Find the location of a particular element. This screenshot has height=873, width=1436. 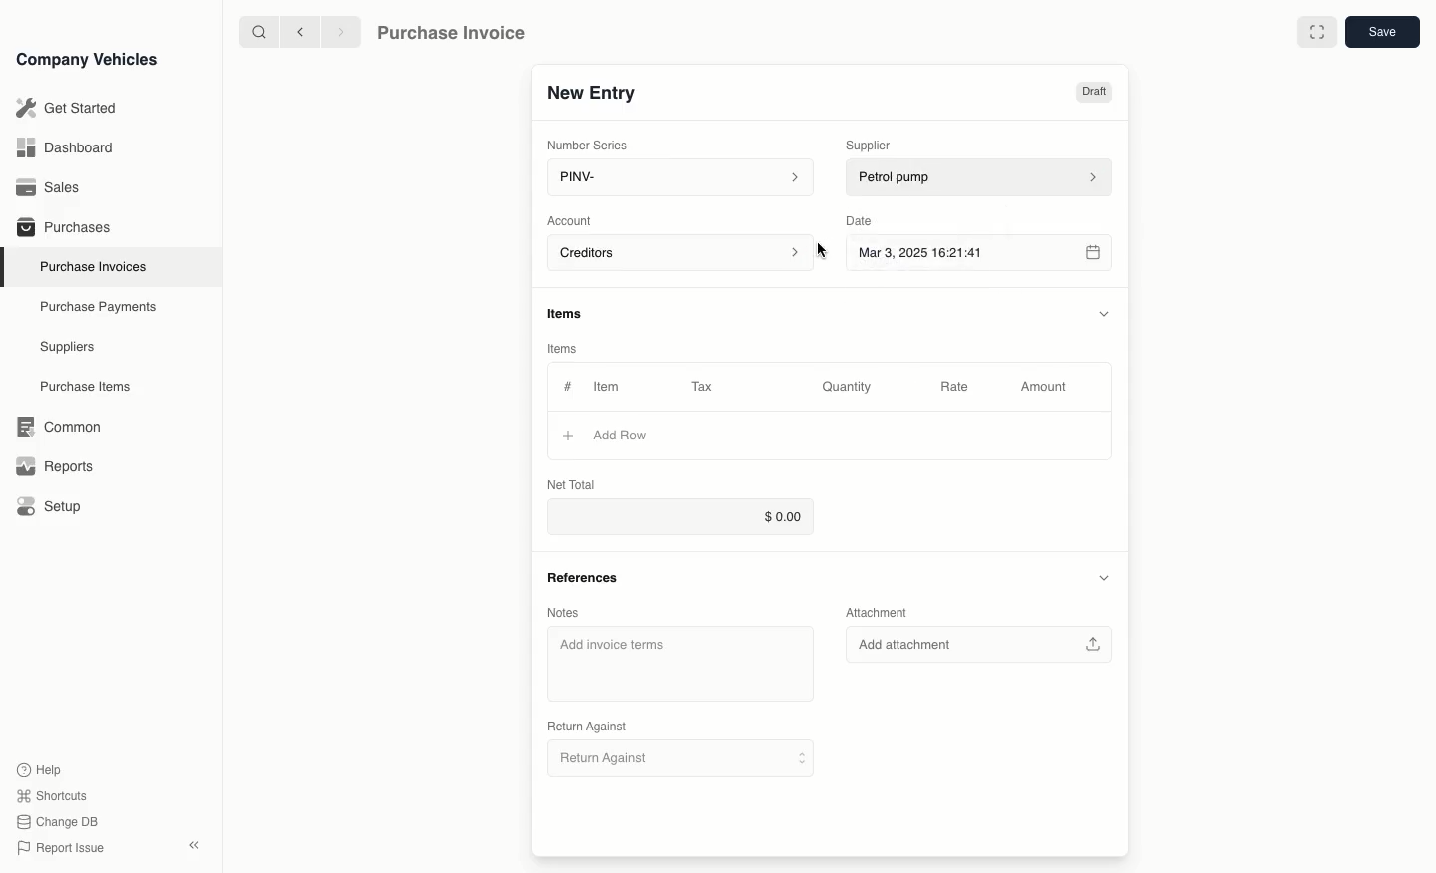

$0.00 is located at coordinates (680, 516).